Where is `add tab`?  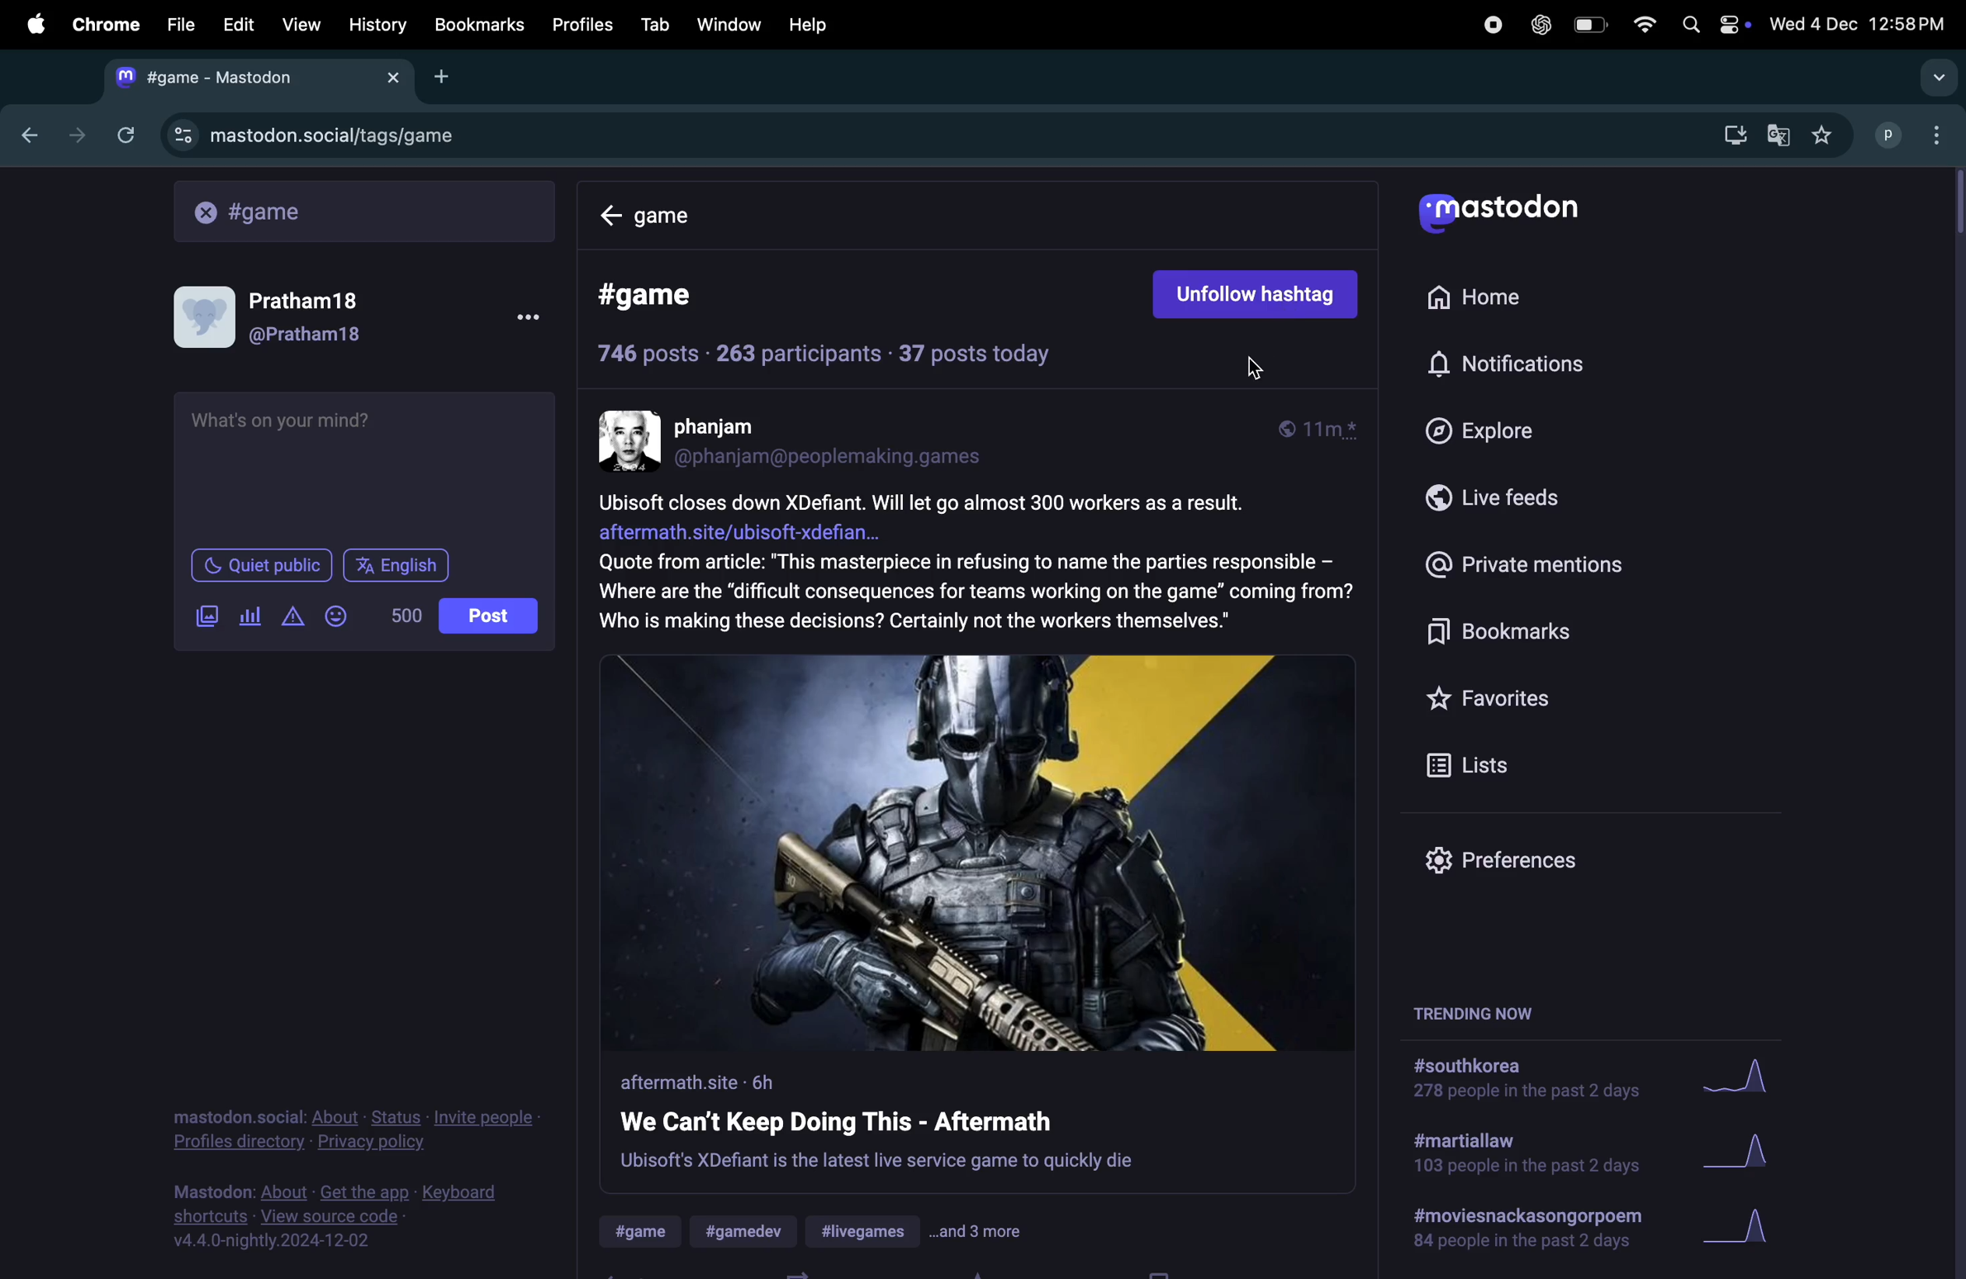
add tab is located at coordinates (449, 77).